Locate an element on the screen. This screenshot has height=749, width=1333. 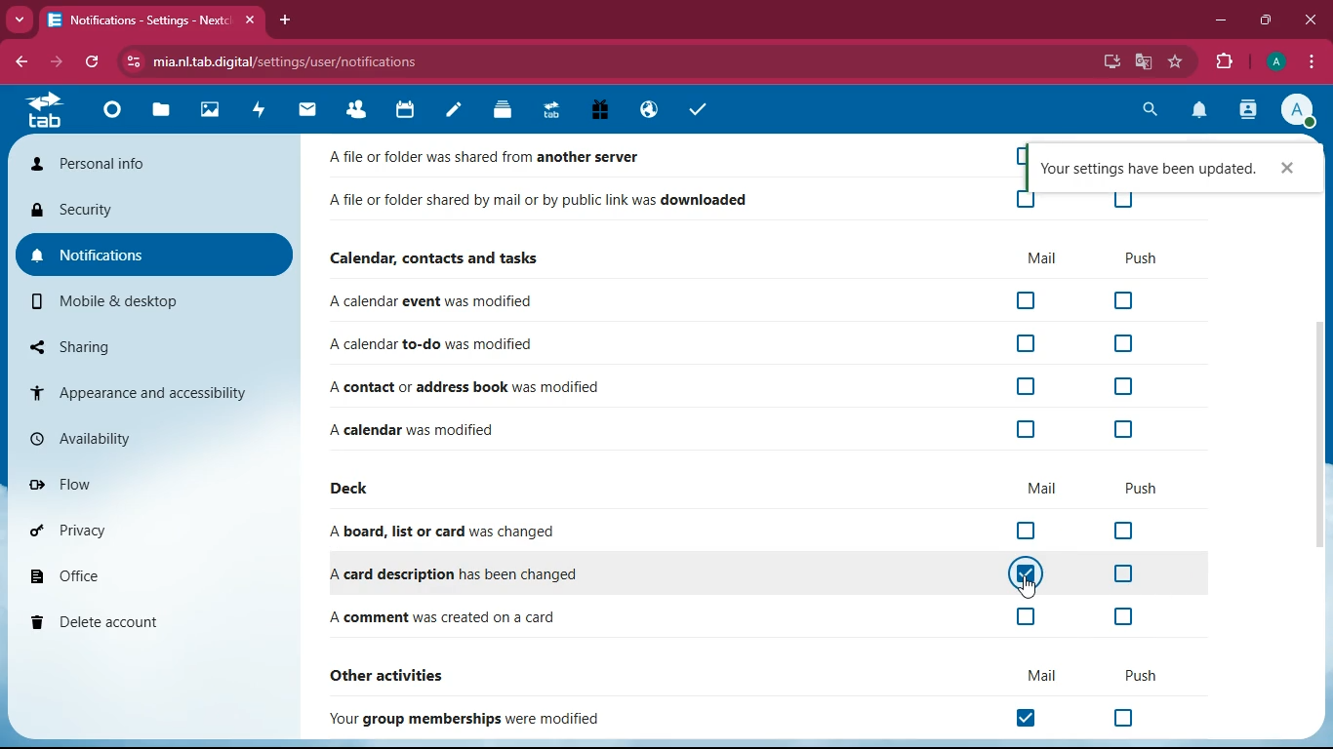
View site information is located at coordinates (130, 62).